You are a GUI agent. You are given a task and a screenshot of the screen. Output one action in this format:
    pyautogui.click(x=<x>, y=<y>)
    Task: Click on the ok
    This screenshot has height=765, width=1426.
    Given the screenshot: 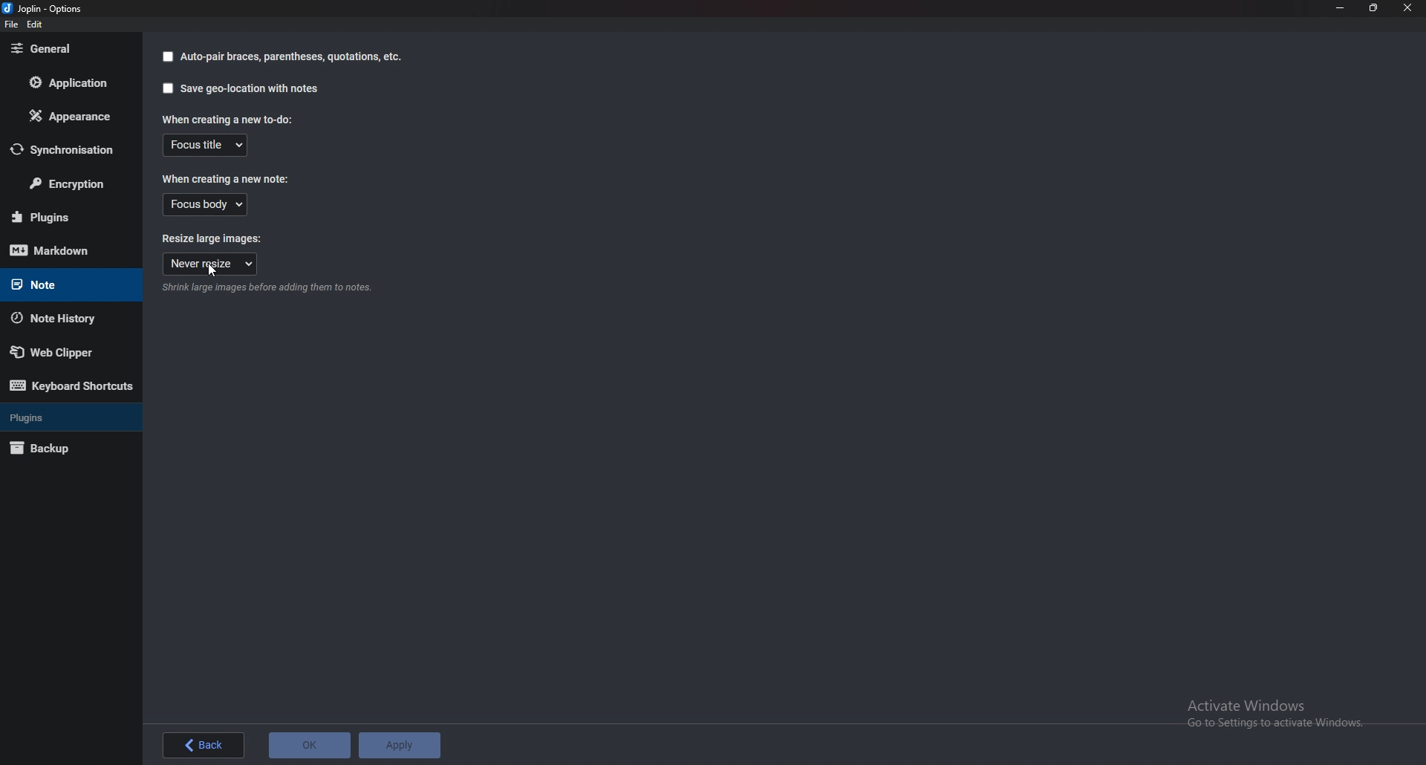 What is the action you would take?
    pyautogui.click(x=309, y=746)
    